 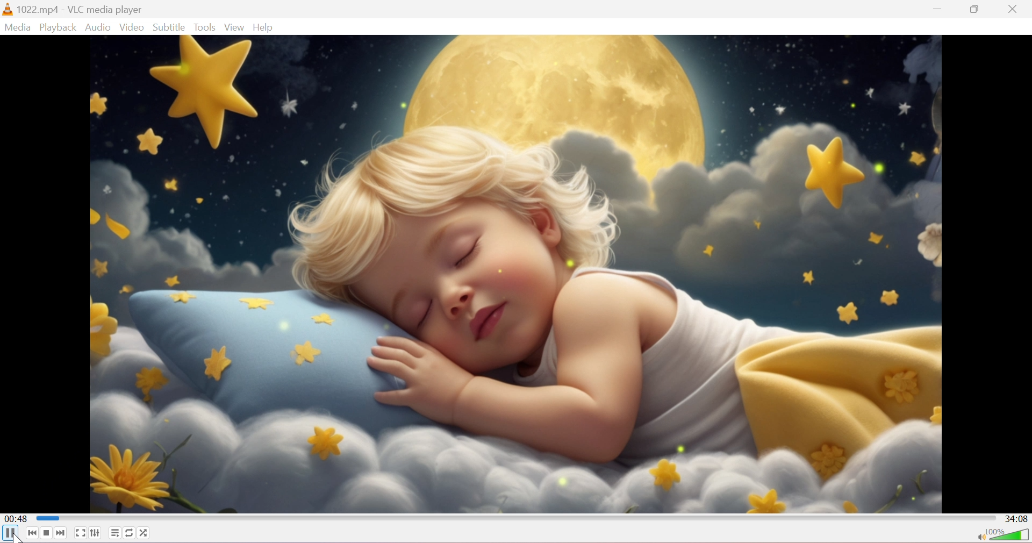 I want to click on Show extended settings, so click(x=97, y=533).